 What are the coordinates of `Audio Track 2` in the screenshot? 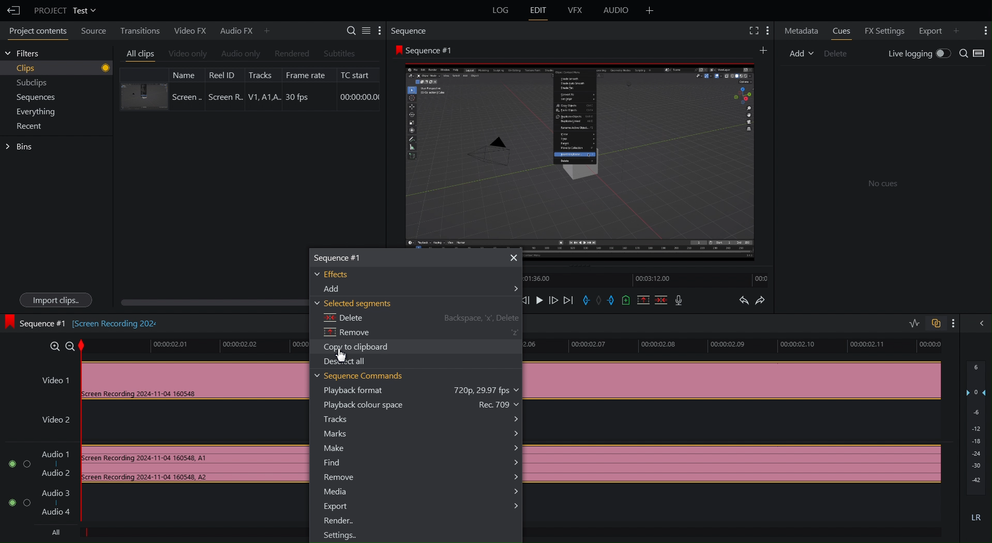 It's located at (46, 505).